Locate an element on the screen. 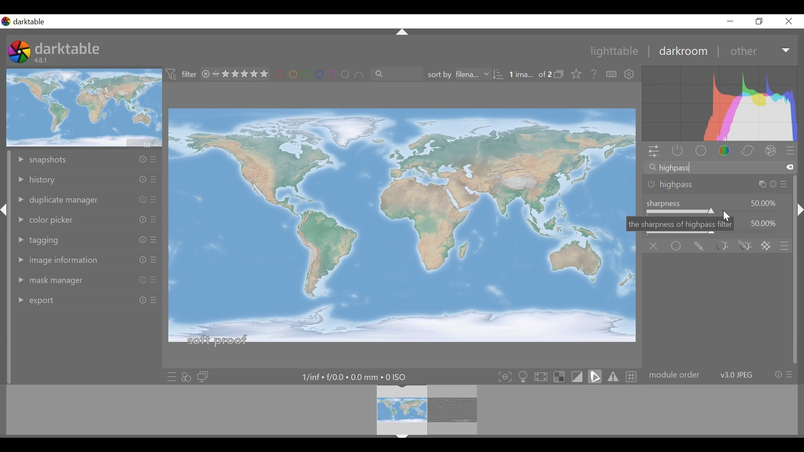  Search icon is located at coordinates (652, 167).